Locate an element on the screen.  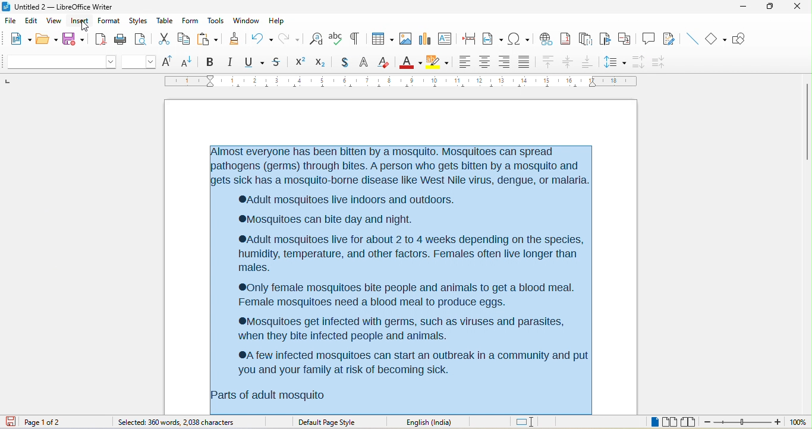
superscript is located at coordinates (301, 62).